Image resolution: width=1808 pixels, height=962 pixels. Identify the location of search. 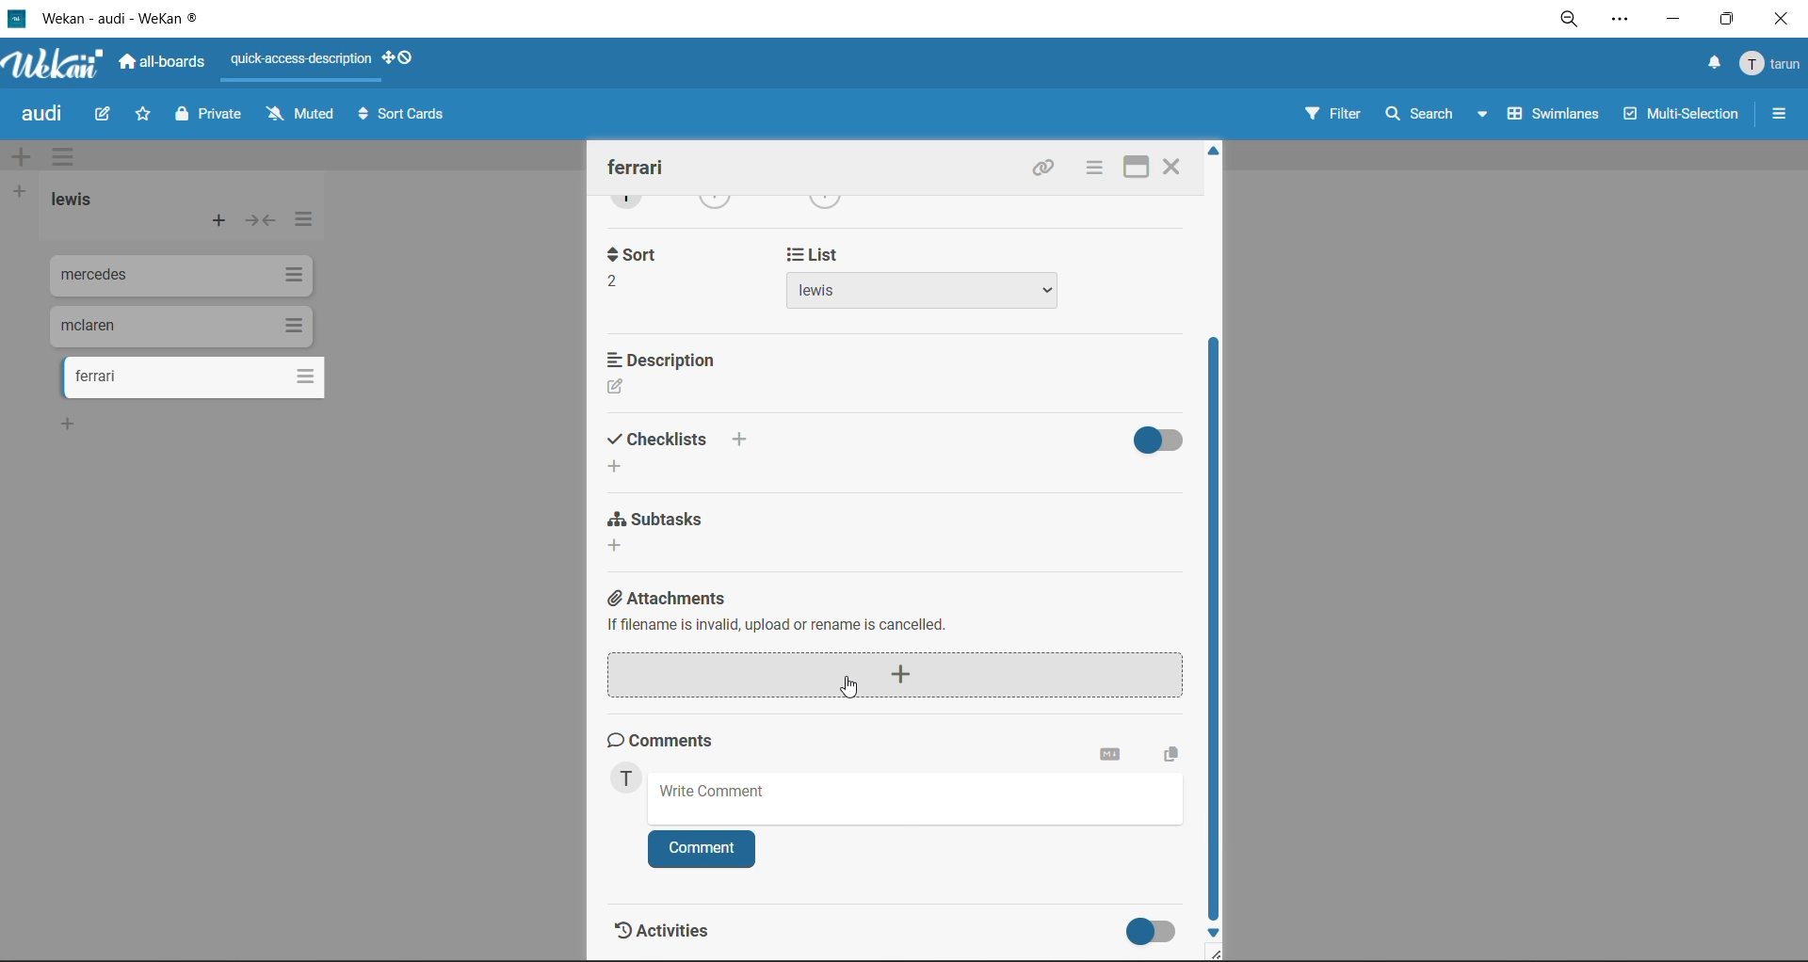
(1438, 113).